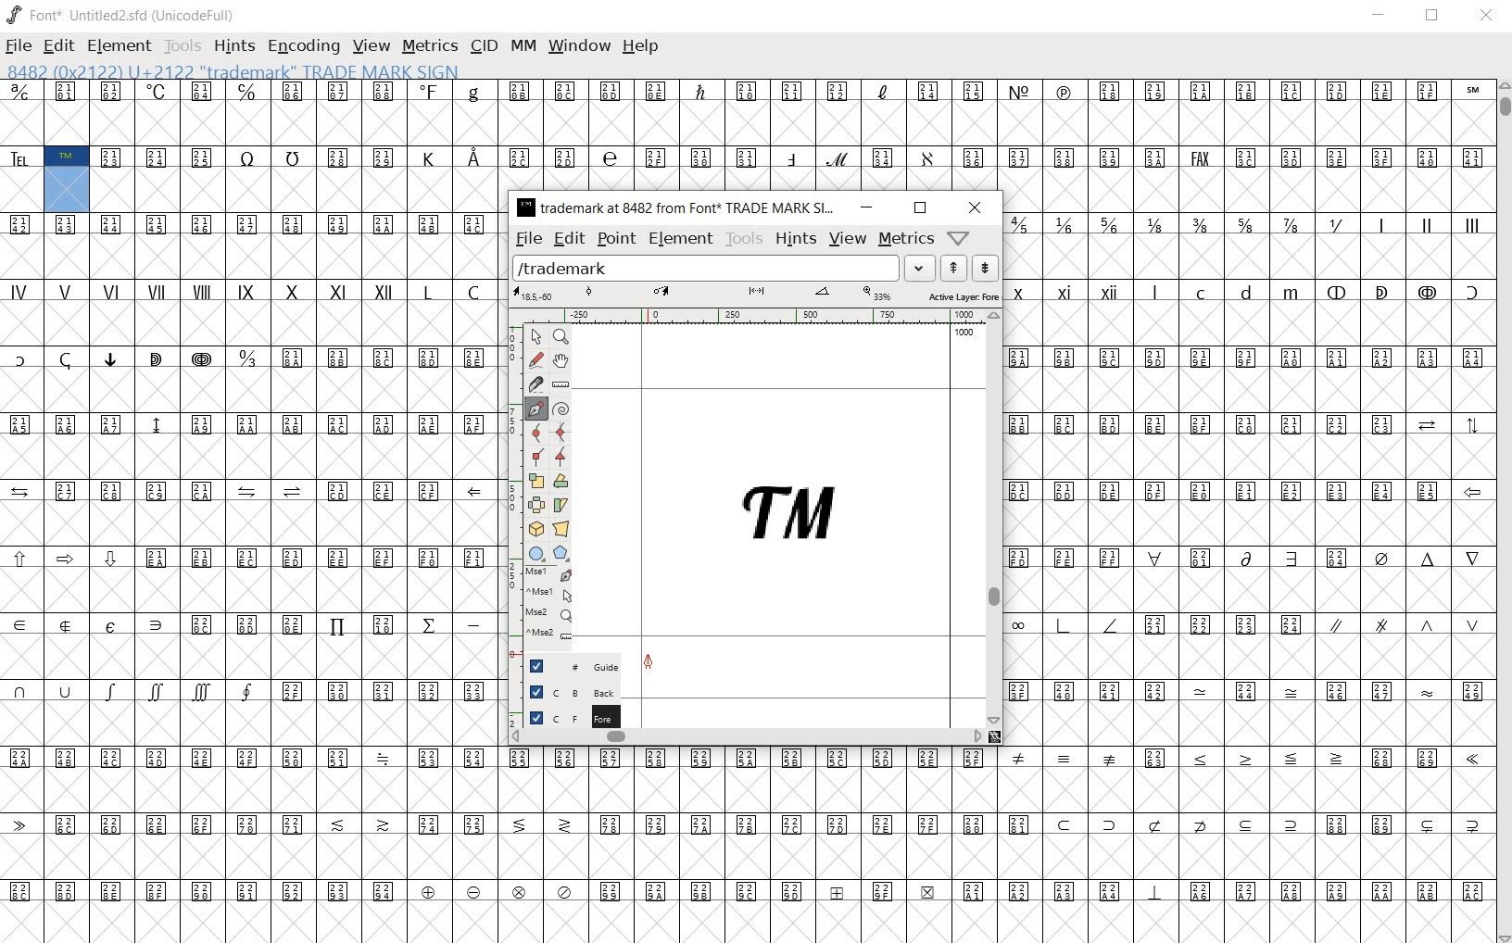 This screenshot has width=1512, height=943. What do you see at coordinates (233, 45) in the screenshot?
I see `HINTS` at bounding box center [233, 45].